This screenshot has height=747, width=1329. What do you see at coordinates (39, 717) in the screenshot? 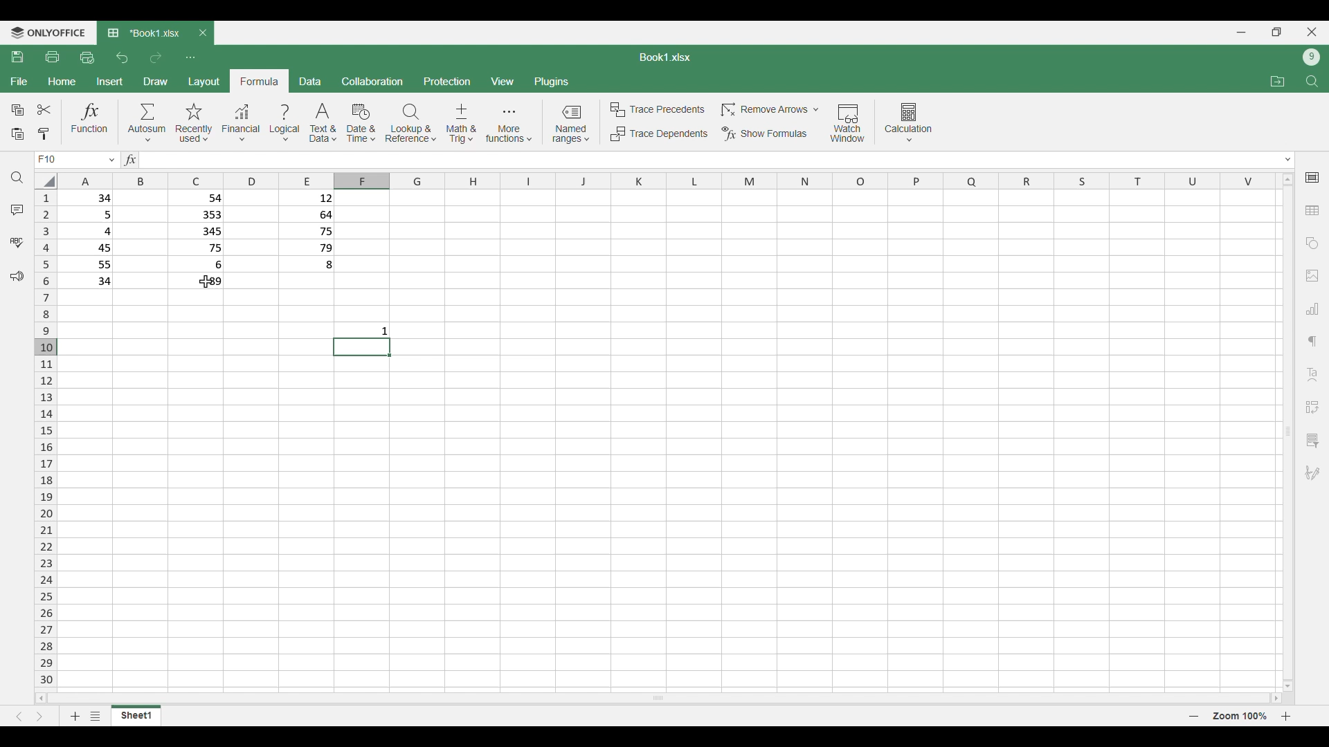
I see `Next` at bounding box center [39, 717].